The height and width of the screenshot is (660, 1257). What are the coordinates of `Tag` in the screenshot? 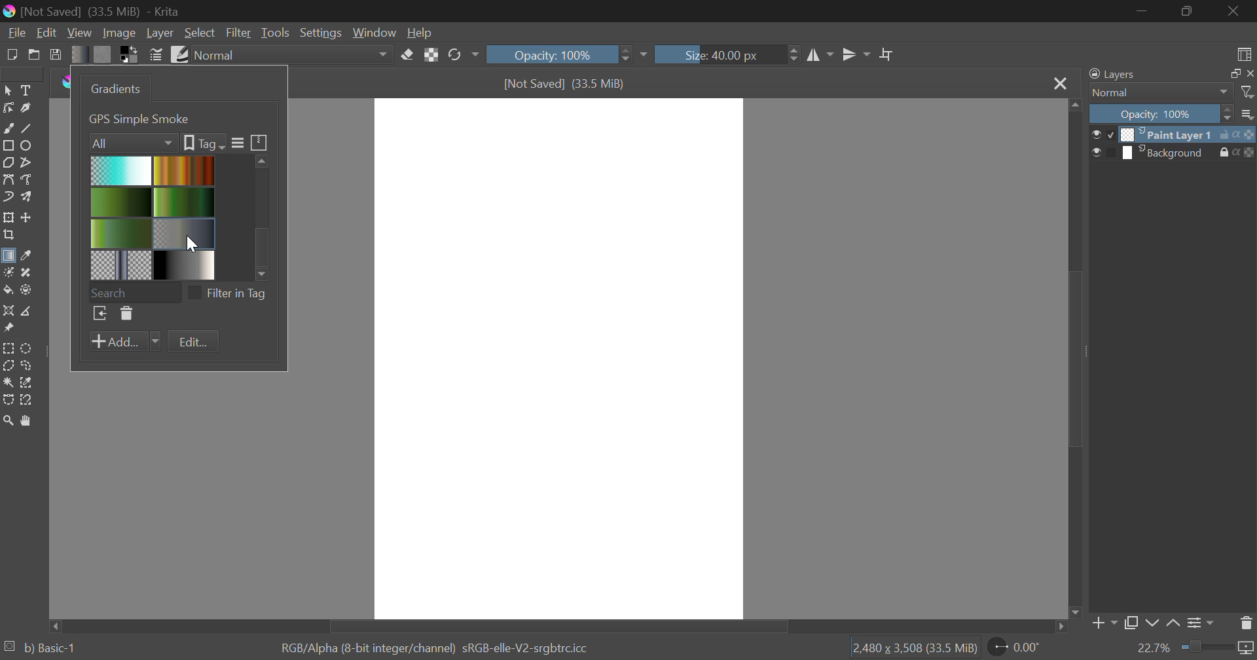 It's located at (203, 143).